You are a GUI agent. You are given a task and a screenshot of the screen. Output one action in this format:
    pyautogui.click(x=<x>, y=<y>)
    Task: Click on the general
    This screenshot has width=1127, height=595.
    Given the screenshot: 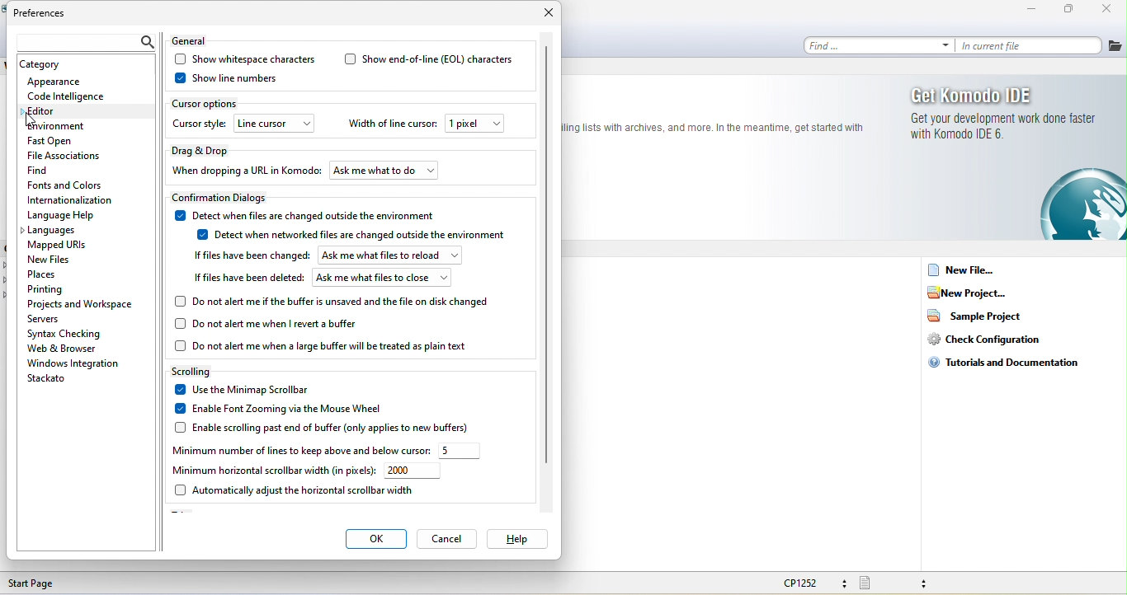 What is the action you would take?
    pyautogui.click(x=196, y=39)
    